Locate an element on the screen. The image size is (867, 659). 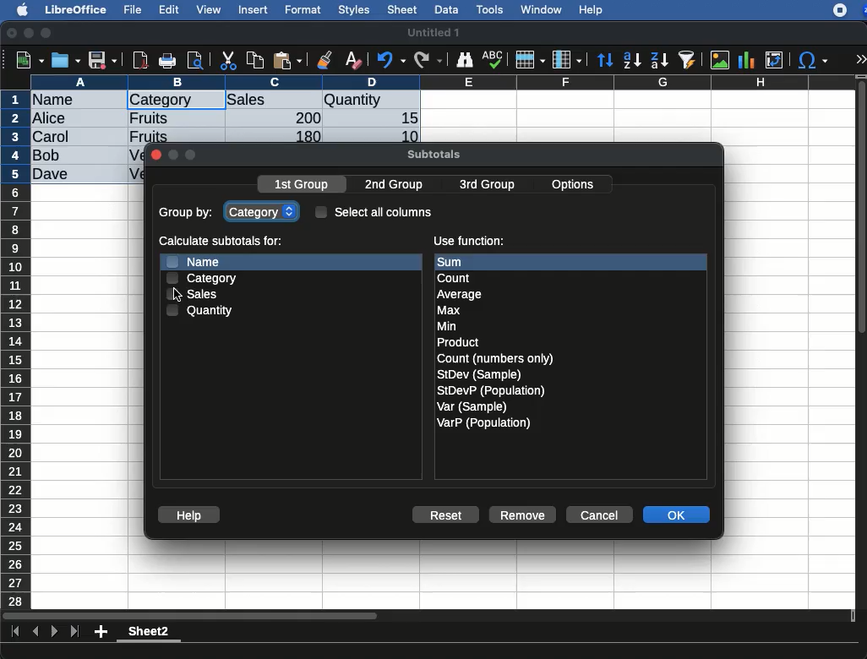
window is located at coordinates (539, 9).